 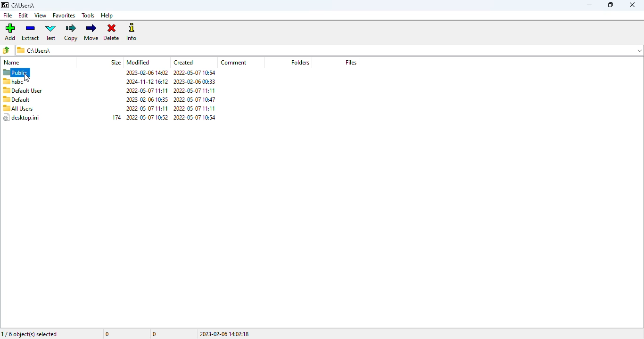 I want to click on delete, so click(x=112, y=32).